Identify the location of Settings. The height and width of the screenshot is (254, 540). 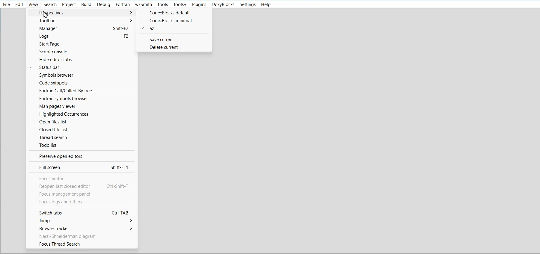
(248, 4).